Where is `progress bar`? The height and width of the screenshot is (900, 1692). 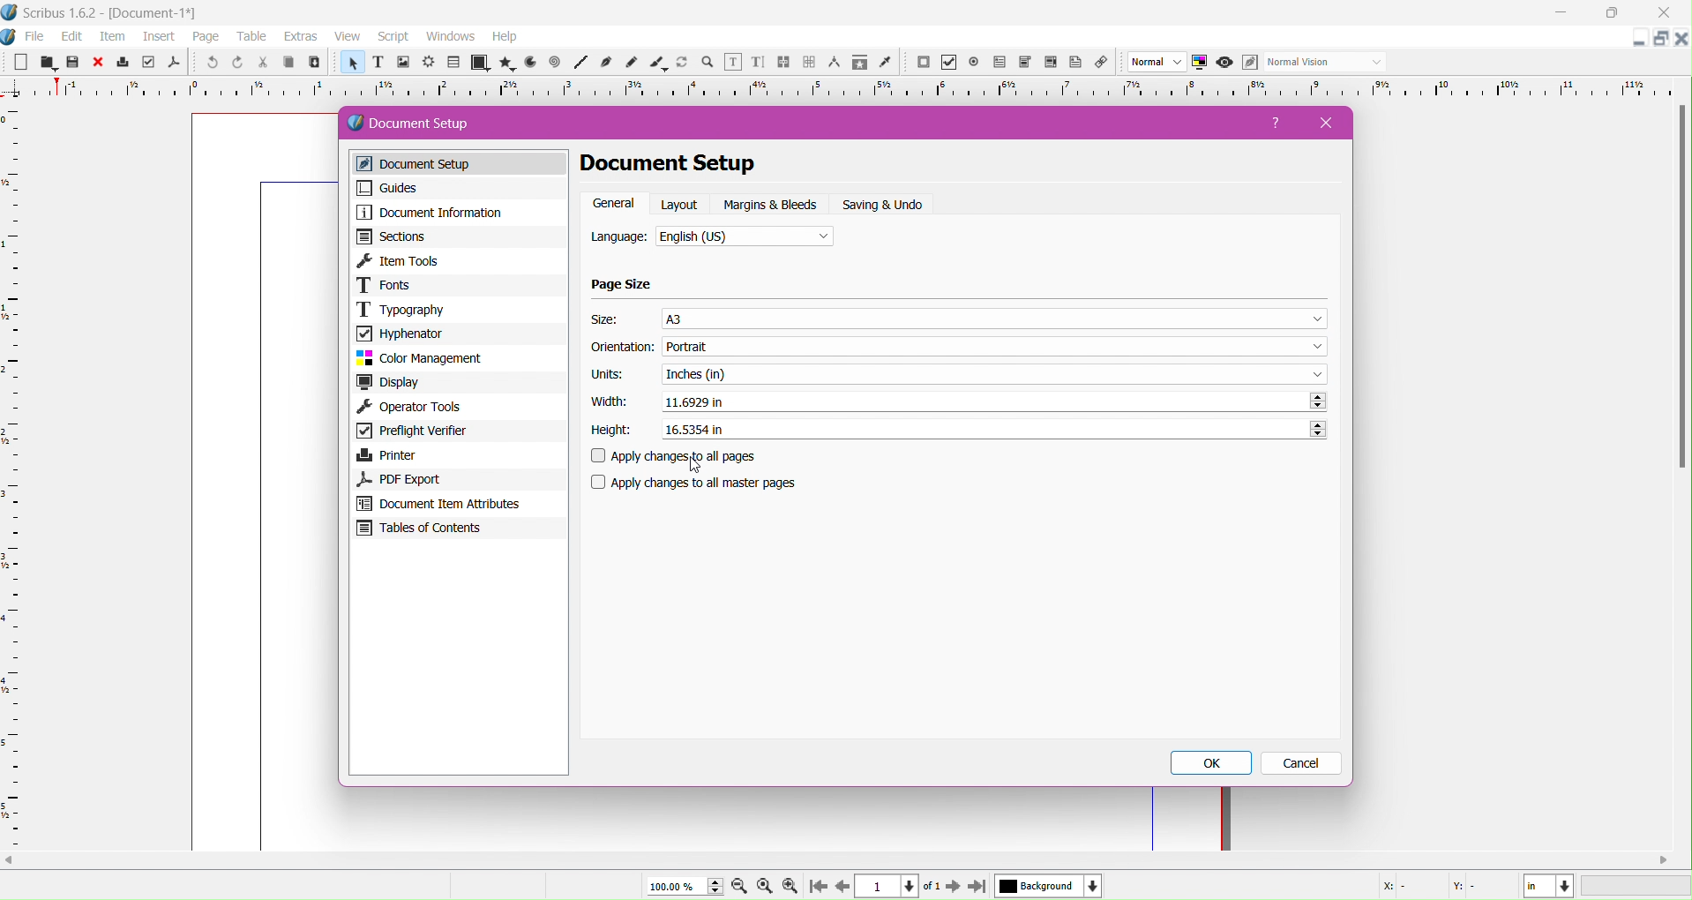
progress bar is located at coordinates (1637, 887).